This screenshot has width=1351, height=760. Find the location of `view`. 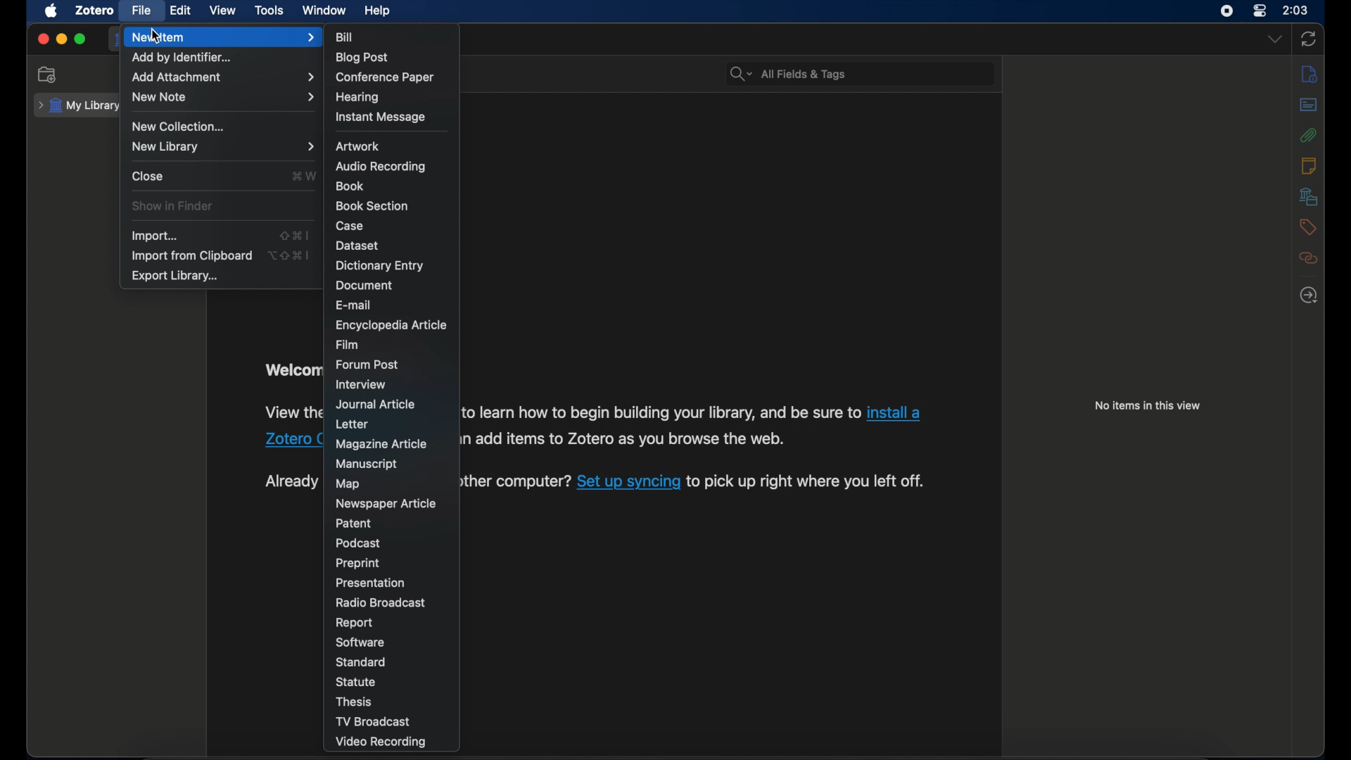

view is located at coordinates (224, 11).